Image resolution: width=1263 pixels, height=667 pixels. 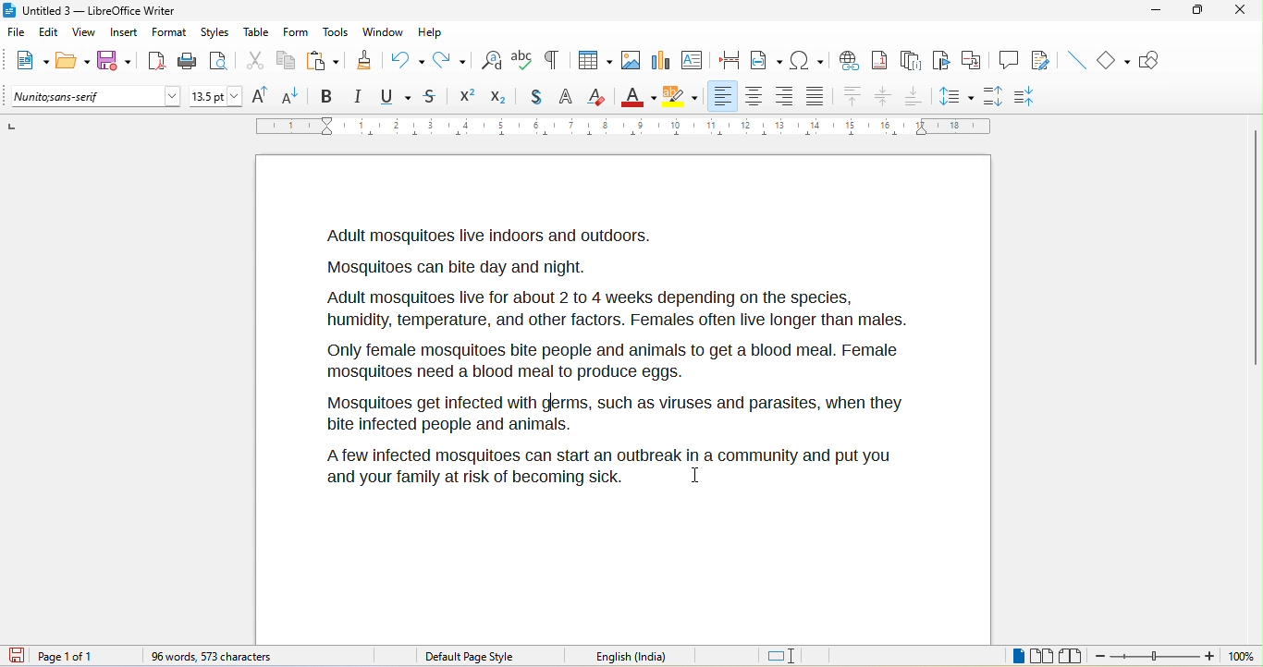 What do you see at coordinates (471, 656) in the screenshot?
I see `default page style` at bounding box center [471, 656].